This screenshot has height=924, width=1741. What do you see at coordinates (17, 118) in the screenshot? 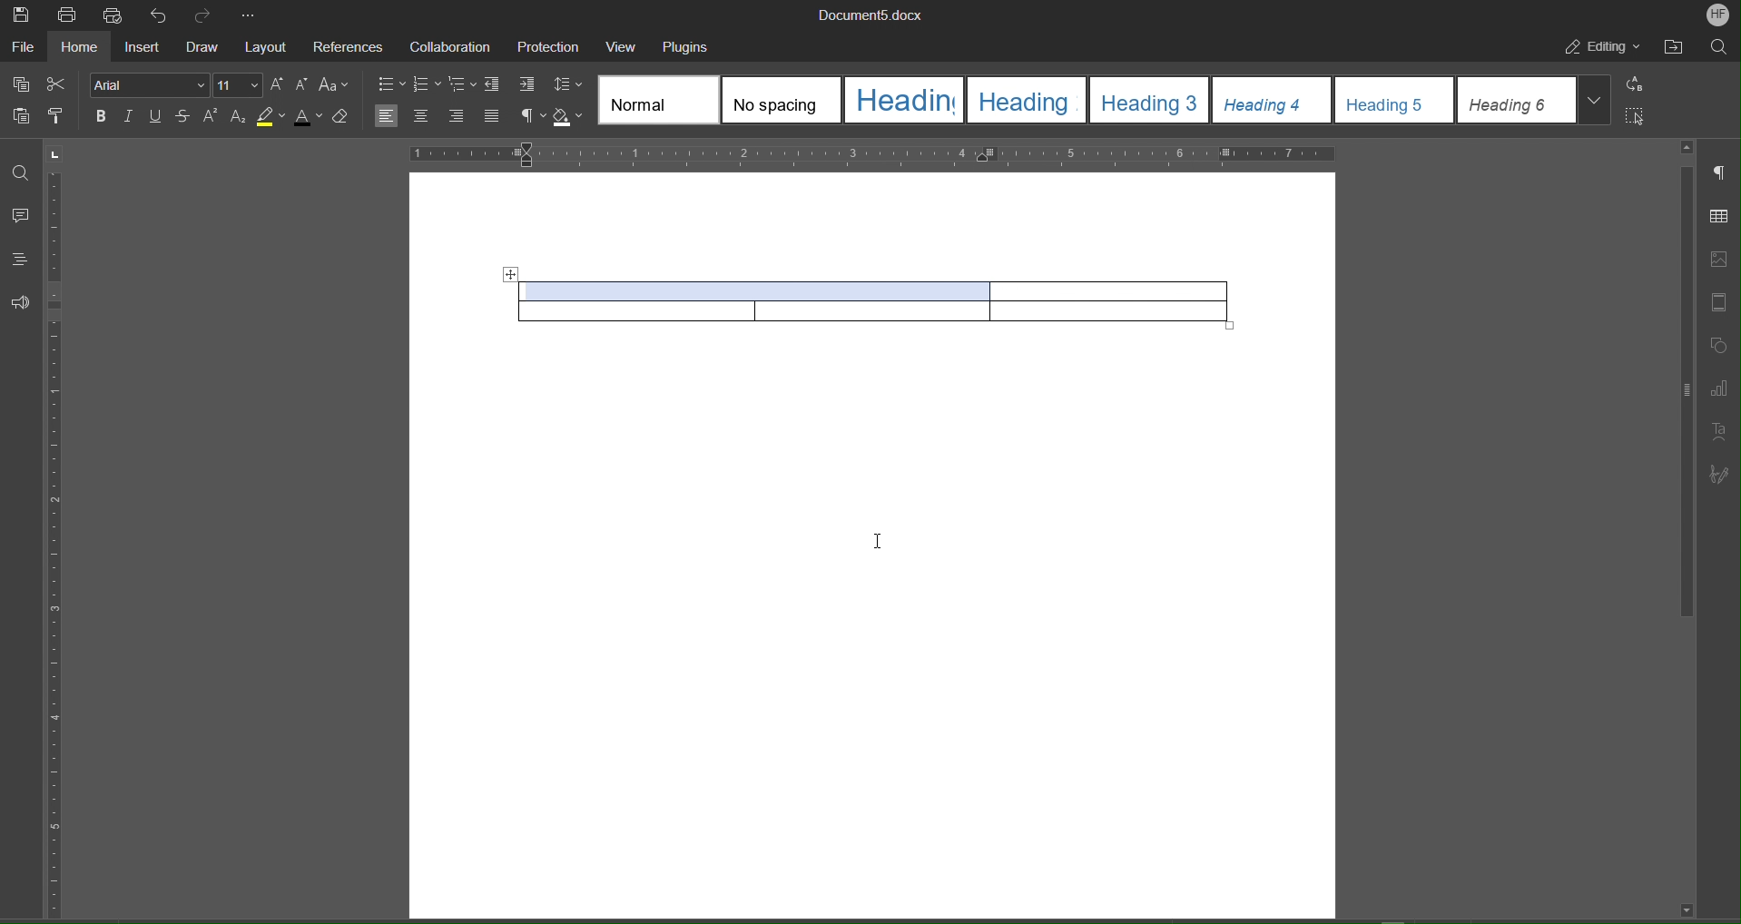
I see `Paste` at bounding box center [17, 118].